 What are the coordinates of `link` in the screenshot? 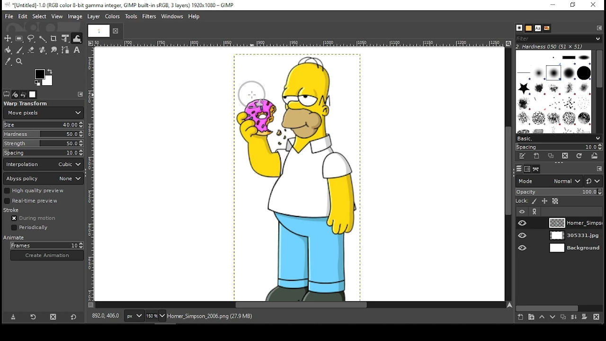 It's located at (535, 212).